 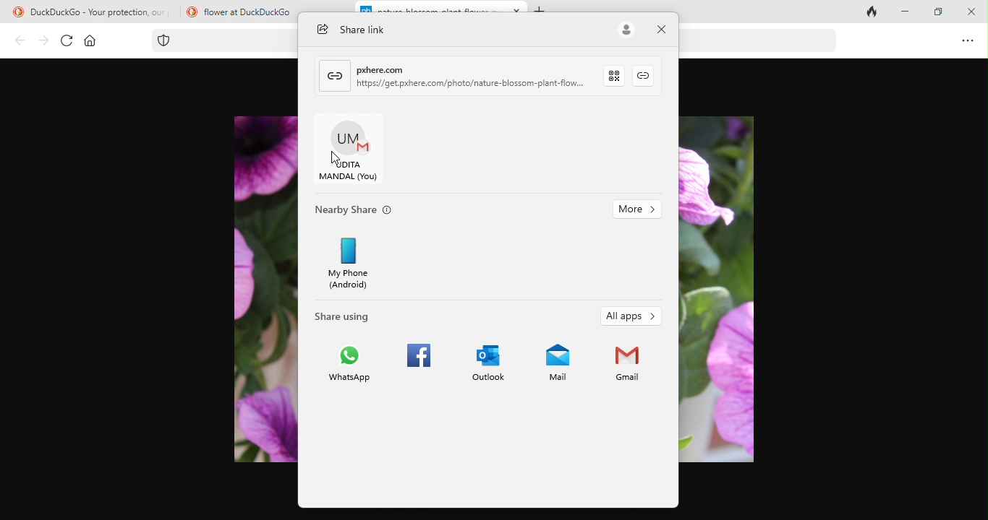 What do you see at coordinates (968, 42) in the screenshot?
I see `option` at bounding box center [968, 42].